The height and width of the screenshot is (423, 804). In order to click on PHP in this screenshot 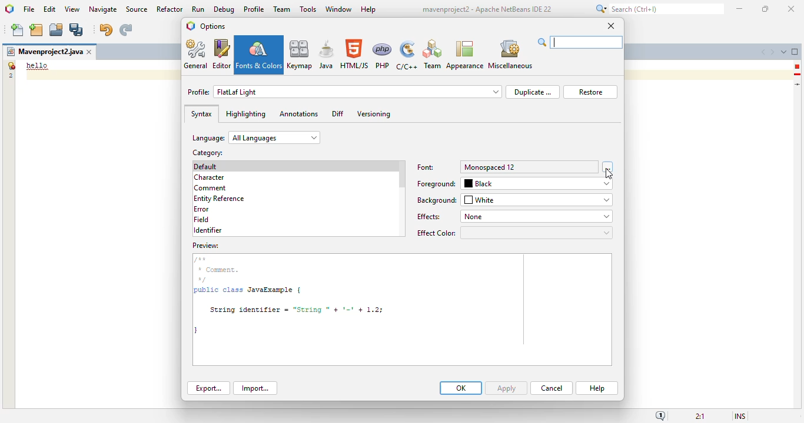, I will do `click(383, 55)`.